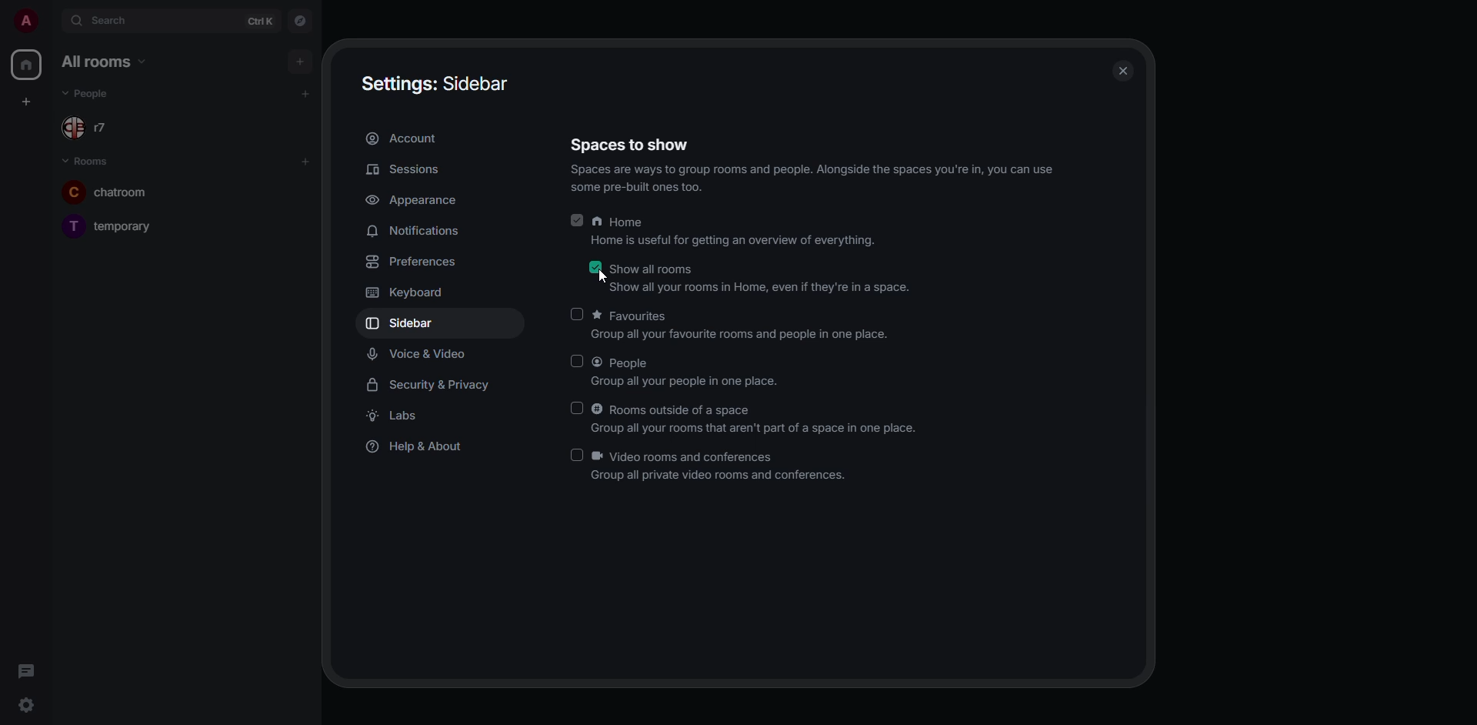 The height and width of the screenshot is (725, 1477). I want to click on cursor, so click(600, 277).